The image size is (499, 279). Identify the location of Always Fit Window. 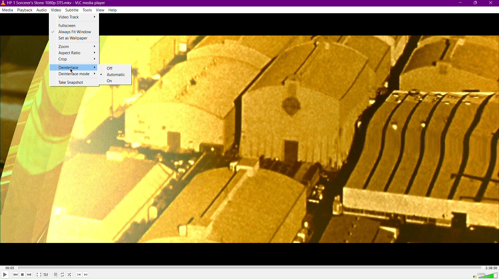
(74, 32).